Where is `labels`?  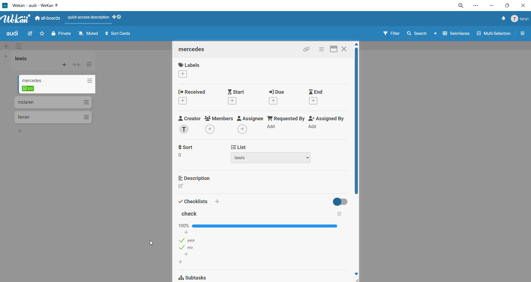 labels is located at coordinates (194, 69).